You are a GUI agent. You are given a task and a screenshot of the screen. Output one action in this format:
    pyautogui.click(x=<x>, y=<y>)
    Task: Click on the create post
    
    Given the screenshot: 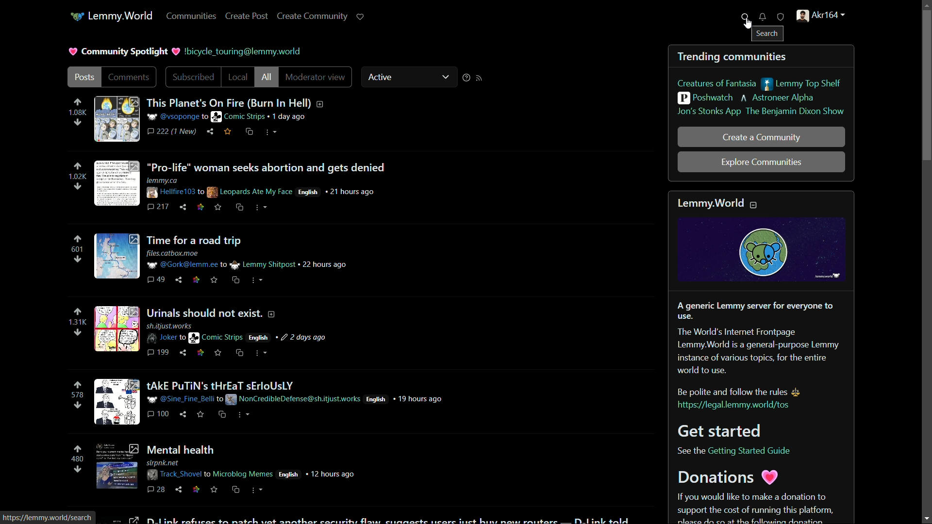 What is the action you would take?
    pyautogui.click(x=248, y=16)
    